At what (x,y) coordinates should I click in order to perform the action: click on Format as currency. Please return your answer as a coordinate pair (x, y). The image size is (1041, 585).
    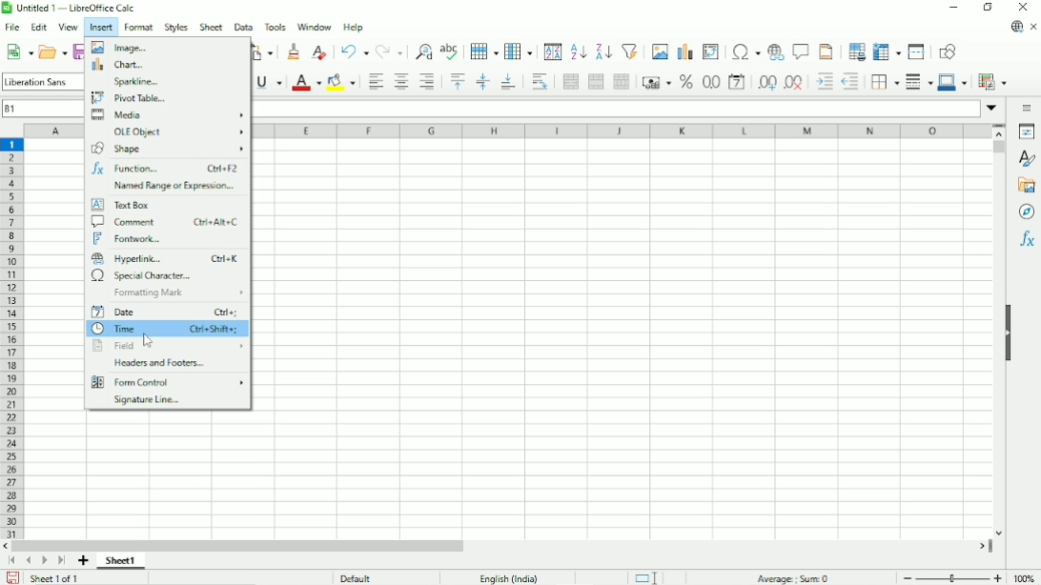
    Looking at the image, I should click on (656, 82).